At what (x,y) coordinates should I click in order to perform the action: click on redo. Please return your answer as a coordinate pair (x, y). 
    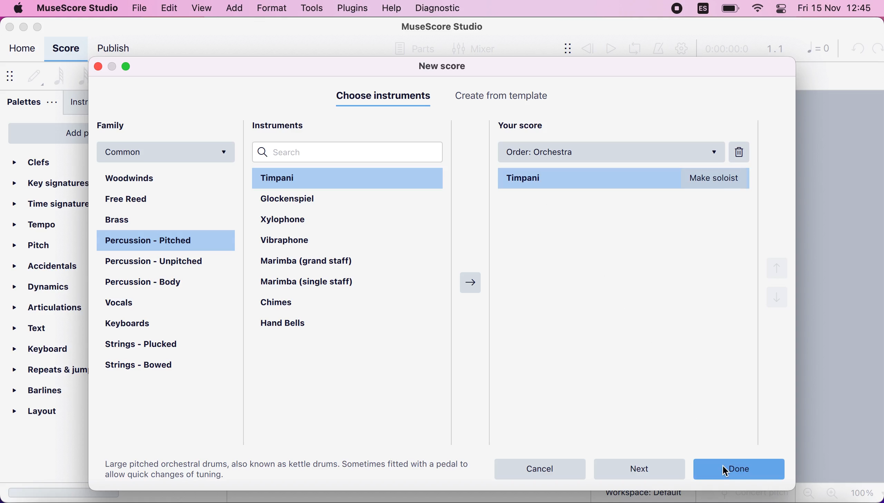
    Looking at the image, I should click on (876, 49).